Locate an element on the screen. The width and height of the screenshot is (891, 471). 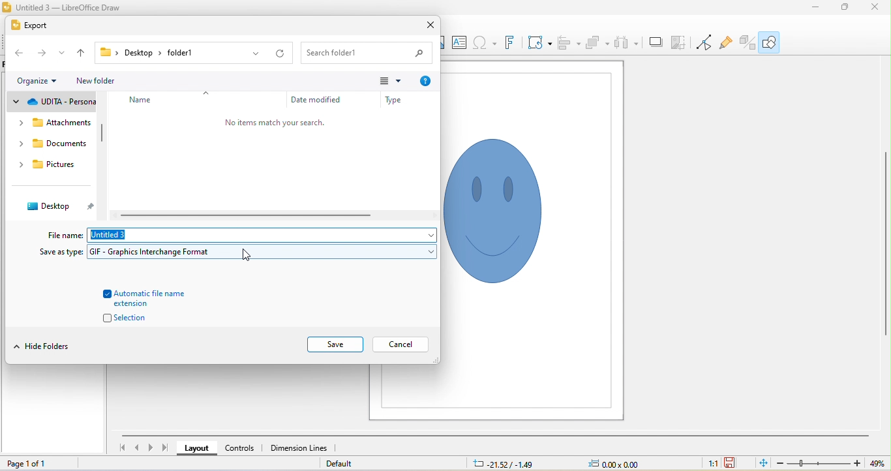
hide folders is located at coordinates (55, 346).